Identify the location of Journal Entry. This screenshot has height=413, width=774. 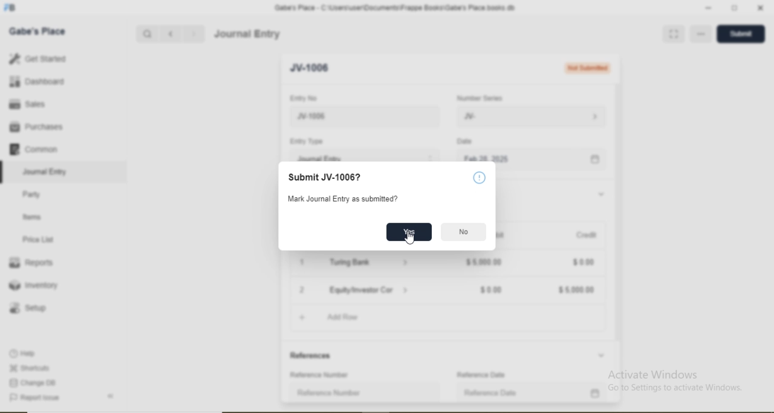
(46, 172).